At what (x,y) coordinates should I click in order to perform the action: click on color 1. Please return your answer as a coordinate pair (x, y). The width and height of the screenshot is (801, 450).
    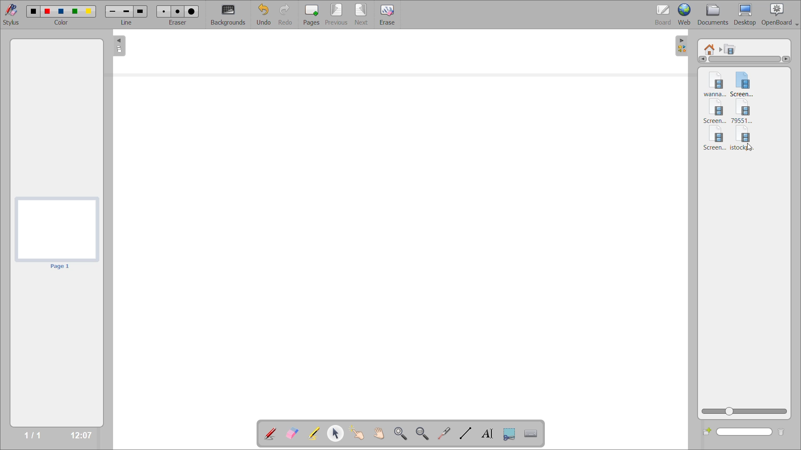
    Looking at the image, I should click on (33, 12).